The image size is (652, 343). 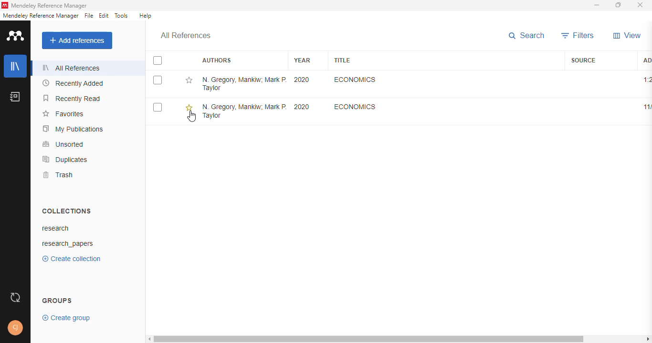 What do you see at coordinates (65, 159) in the screenshot?
I see `duplicates` at bounding box center [65, 159].